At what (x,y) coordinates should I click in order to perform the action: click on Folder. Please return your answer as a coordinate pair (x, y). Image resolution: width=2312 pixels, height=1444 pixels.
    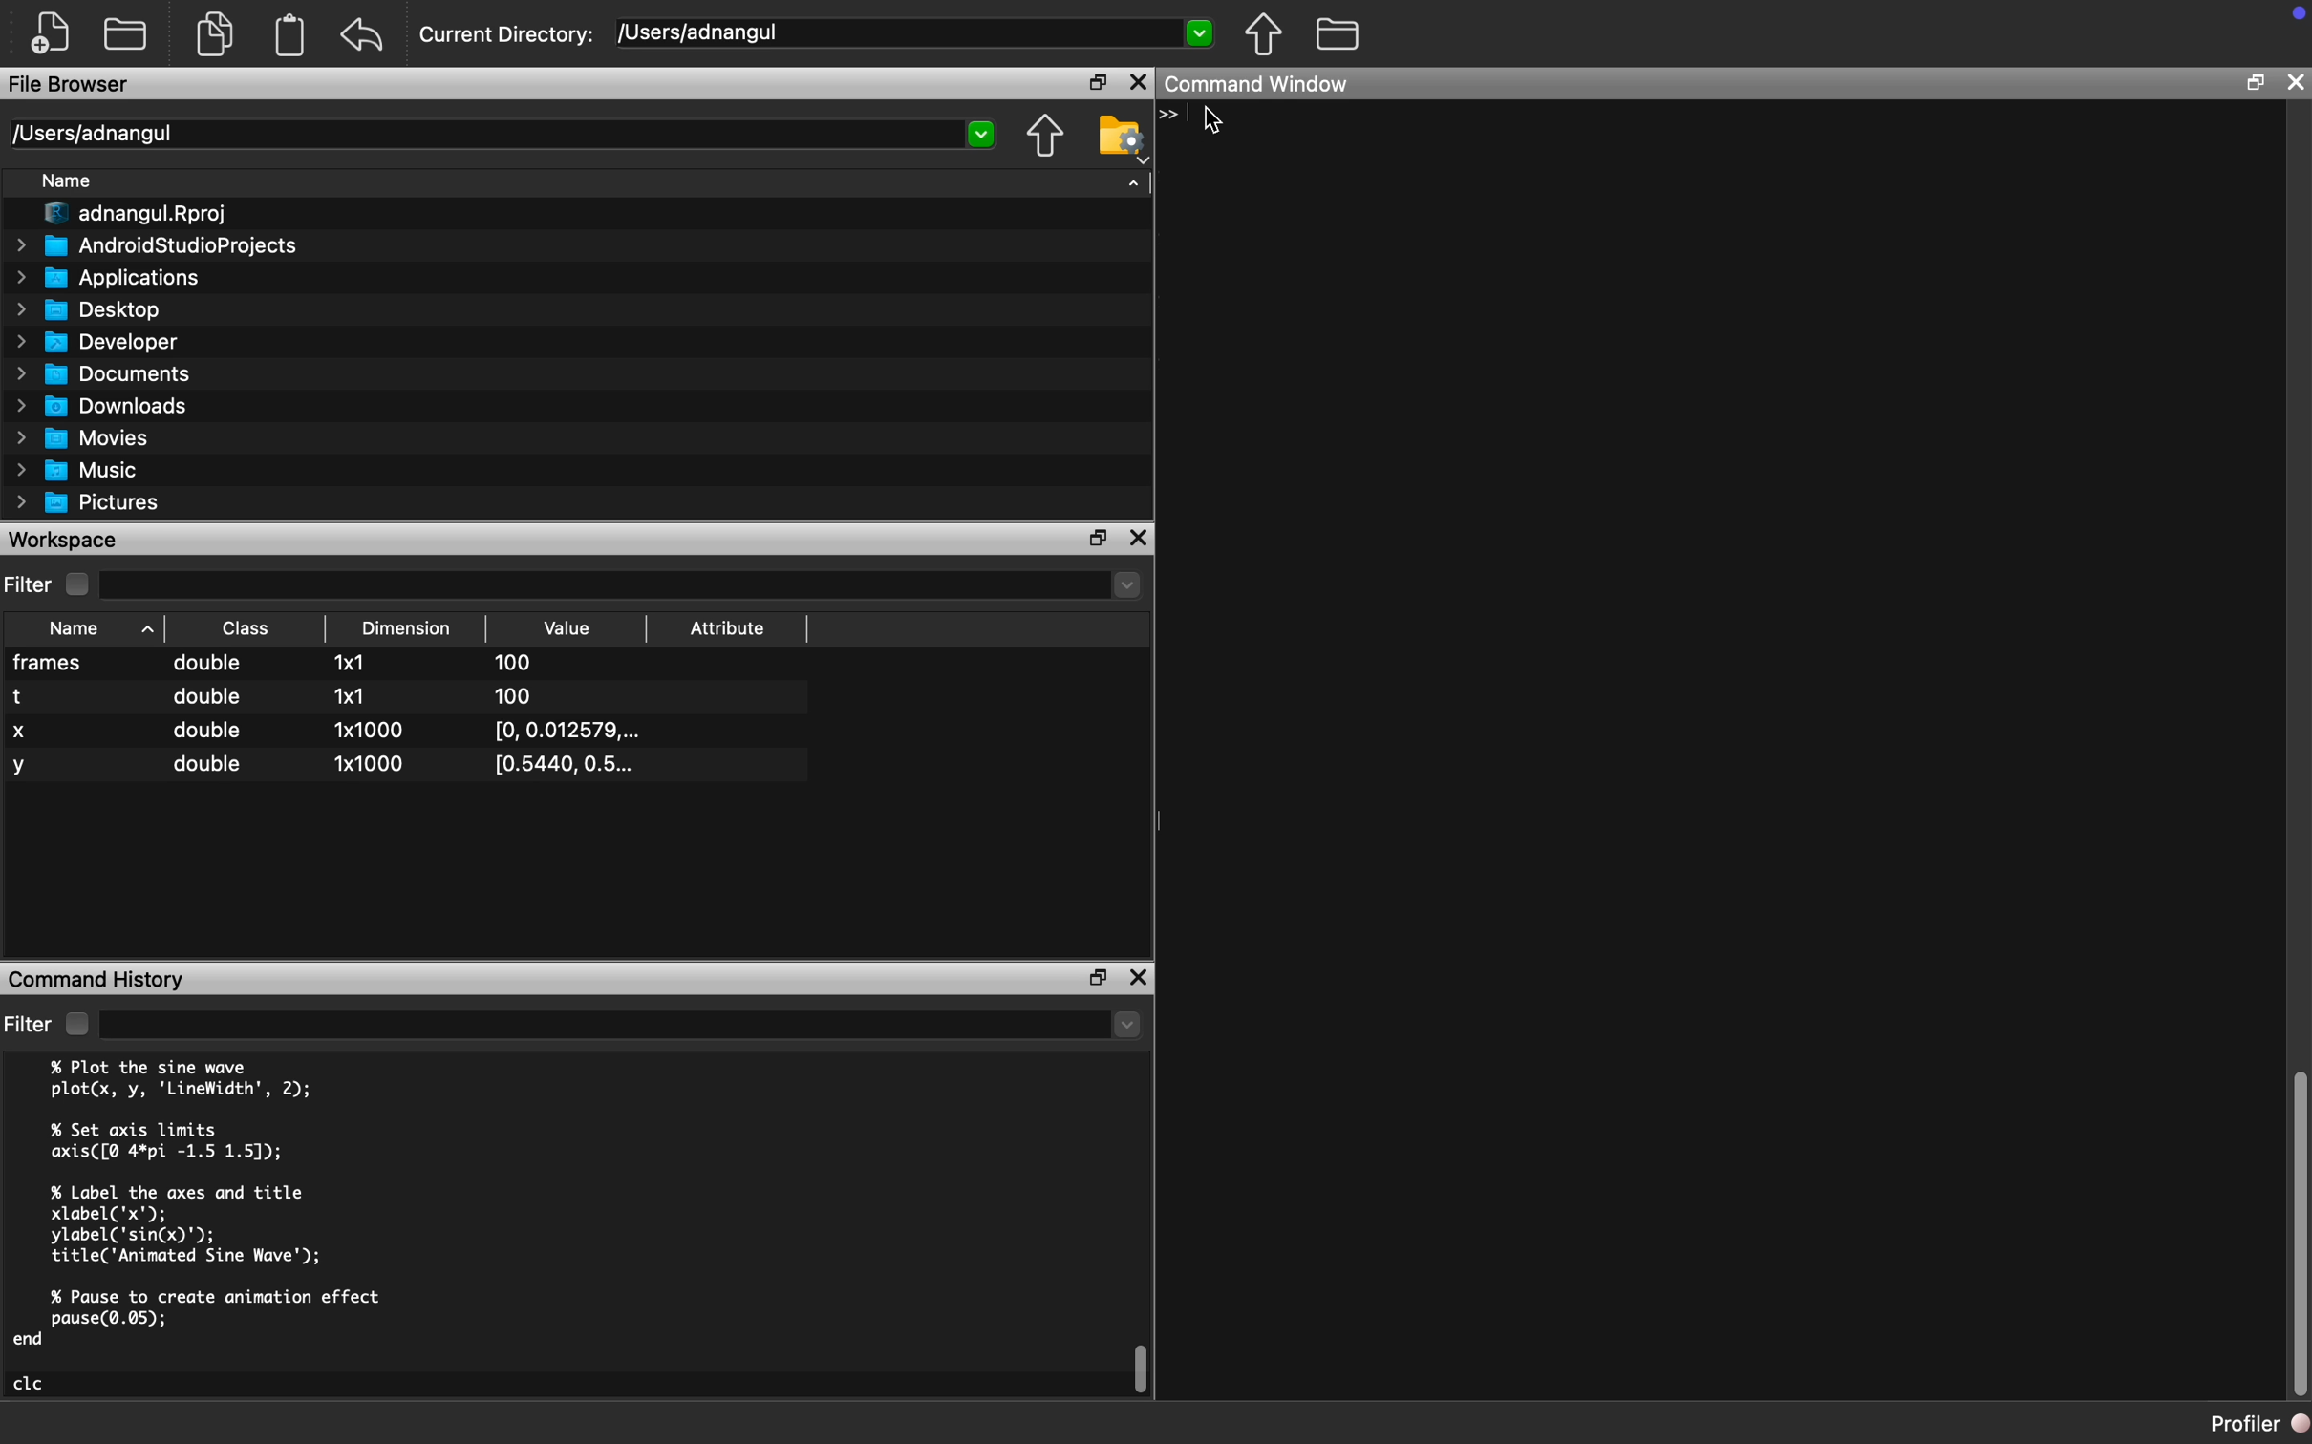
    Looking at the image, I should click on (1338, 35).